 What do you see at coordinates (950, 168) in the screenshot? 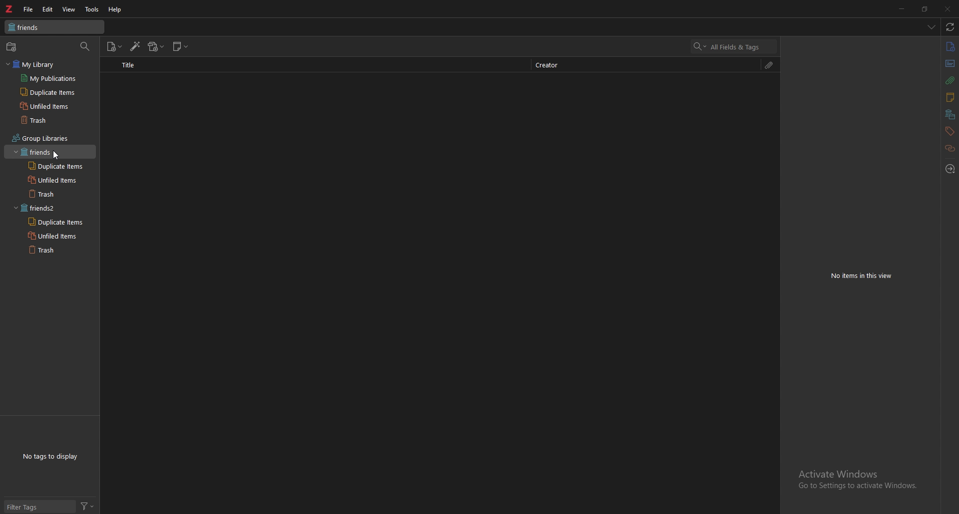
I see `locate` at bounding box center [950, 168].